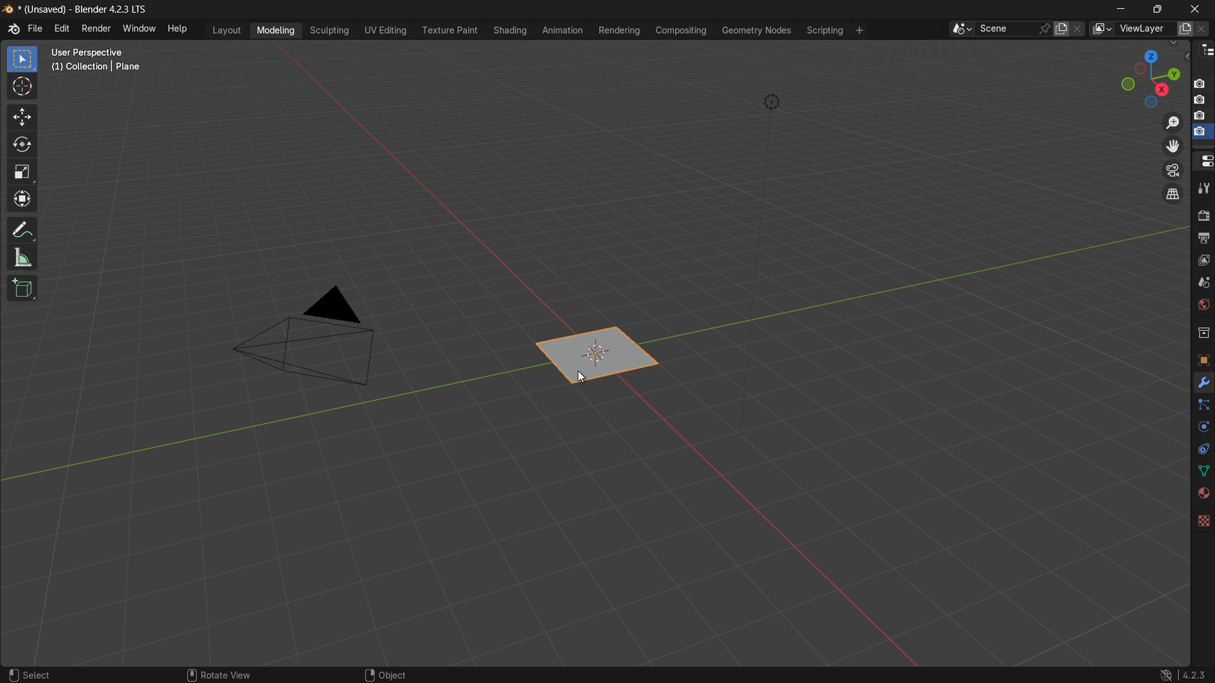  Describe the element at coordinates (1202, 493) in the screenshot. I see `material` at that location.